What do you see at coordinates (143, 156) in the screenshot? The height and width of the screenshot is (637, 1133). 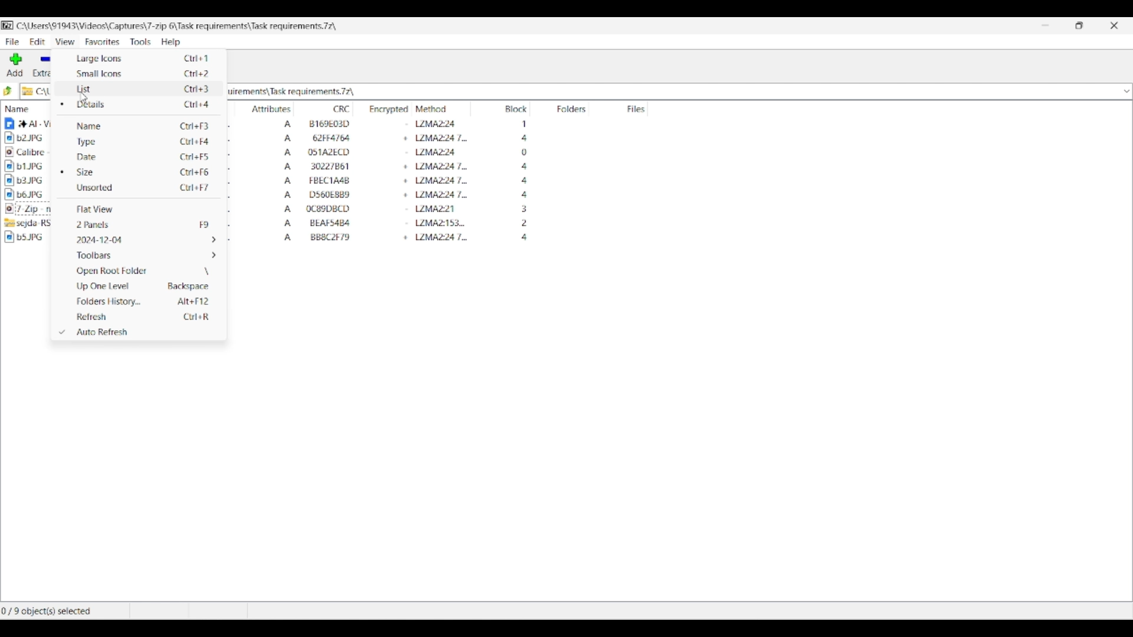 I see `Date` at bounding box center [143, 156].